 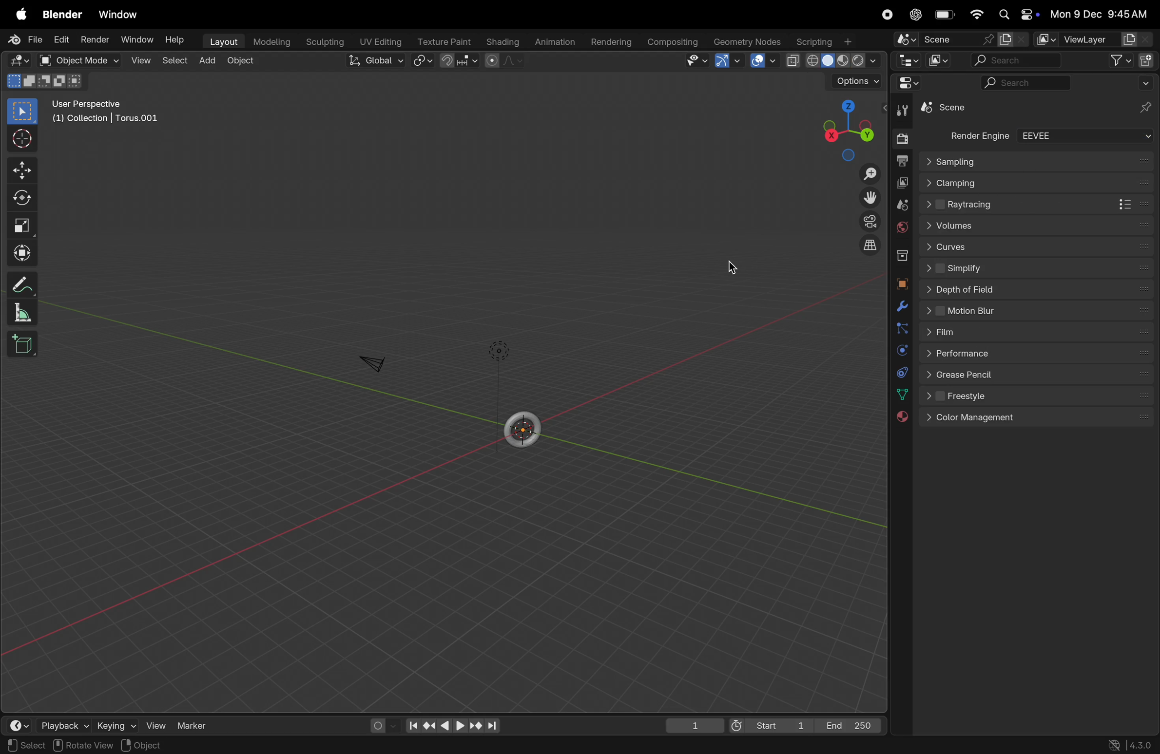 What do you see at coordinates (19, 14) in the screenshot?
I see `apple menu` at bounding box center [19, 14].